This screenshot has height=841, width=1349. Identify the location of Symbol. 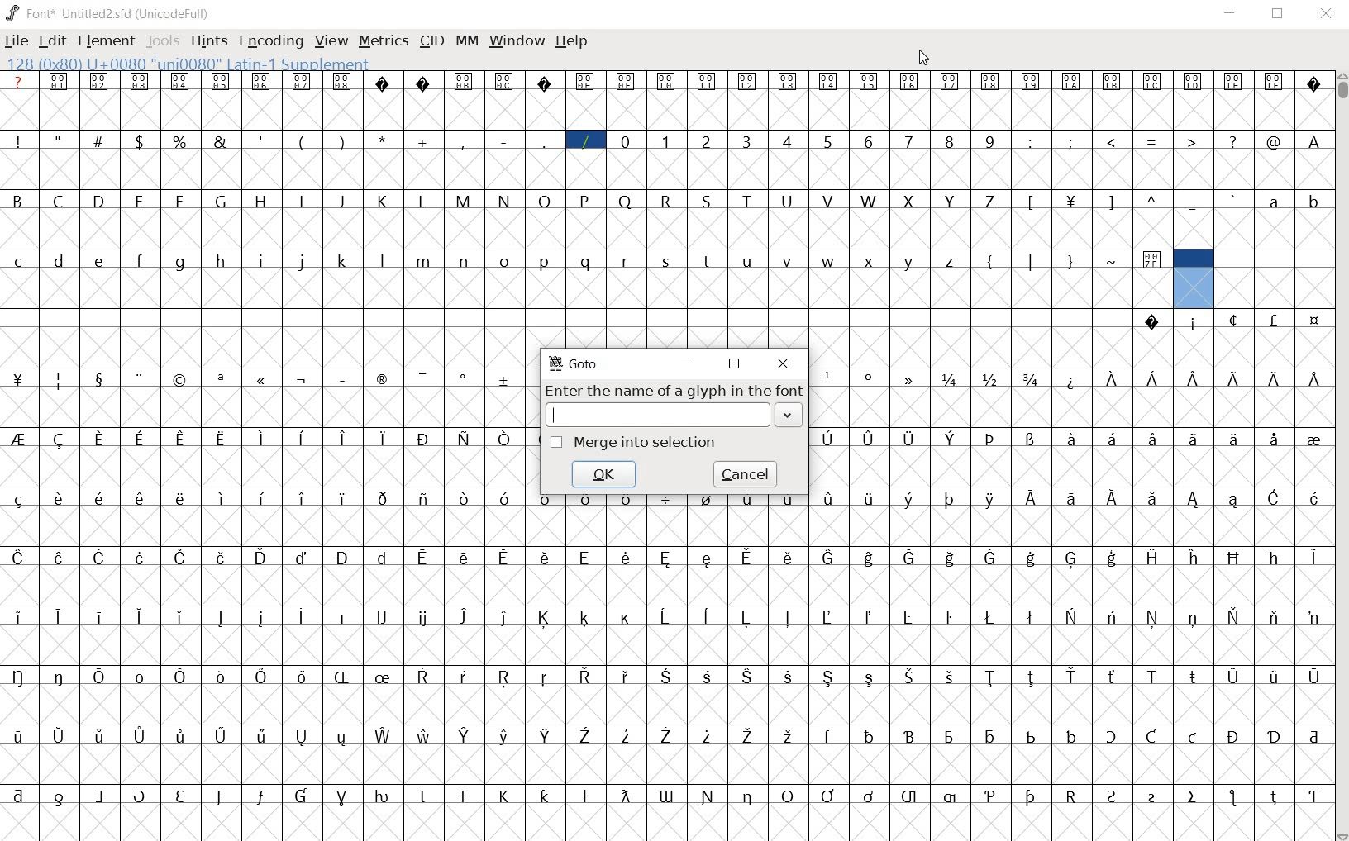
(264, 498).